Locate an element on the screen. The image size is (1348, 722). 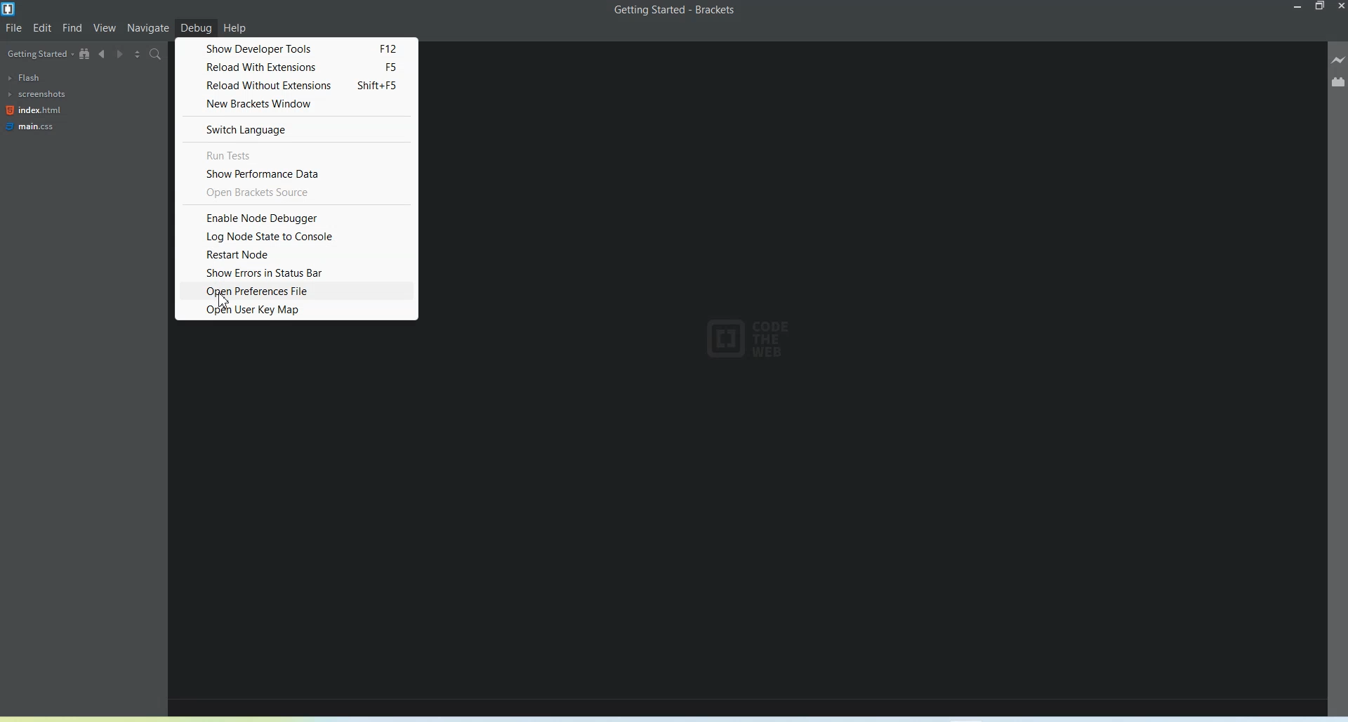
cursor is located at coordinates (222, 301).